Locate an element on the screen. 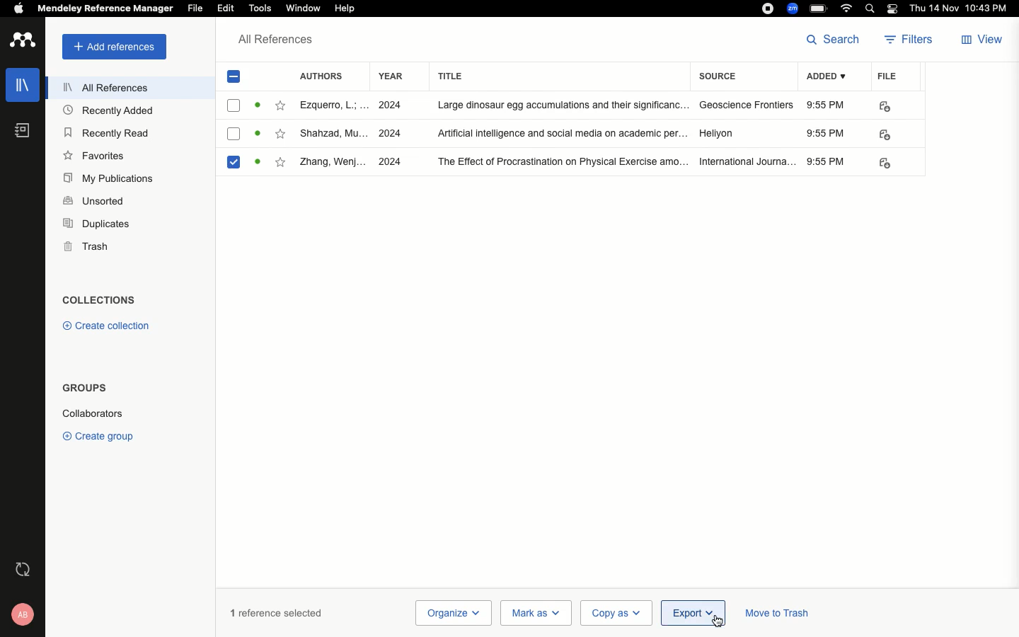 This screenshot has height=637, width=1019. Shahzad is located at coordinates (333, 134).